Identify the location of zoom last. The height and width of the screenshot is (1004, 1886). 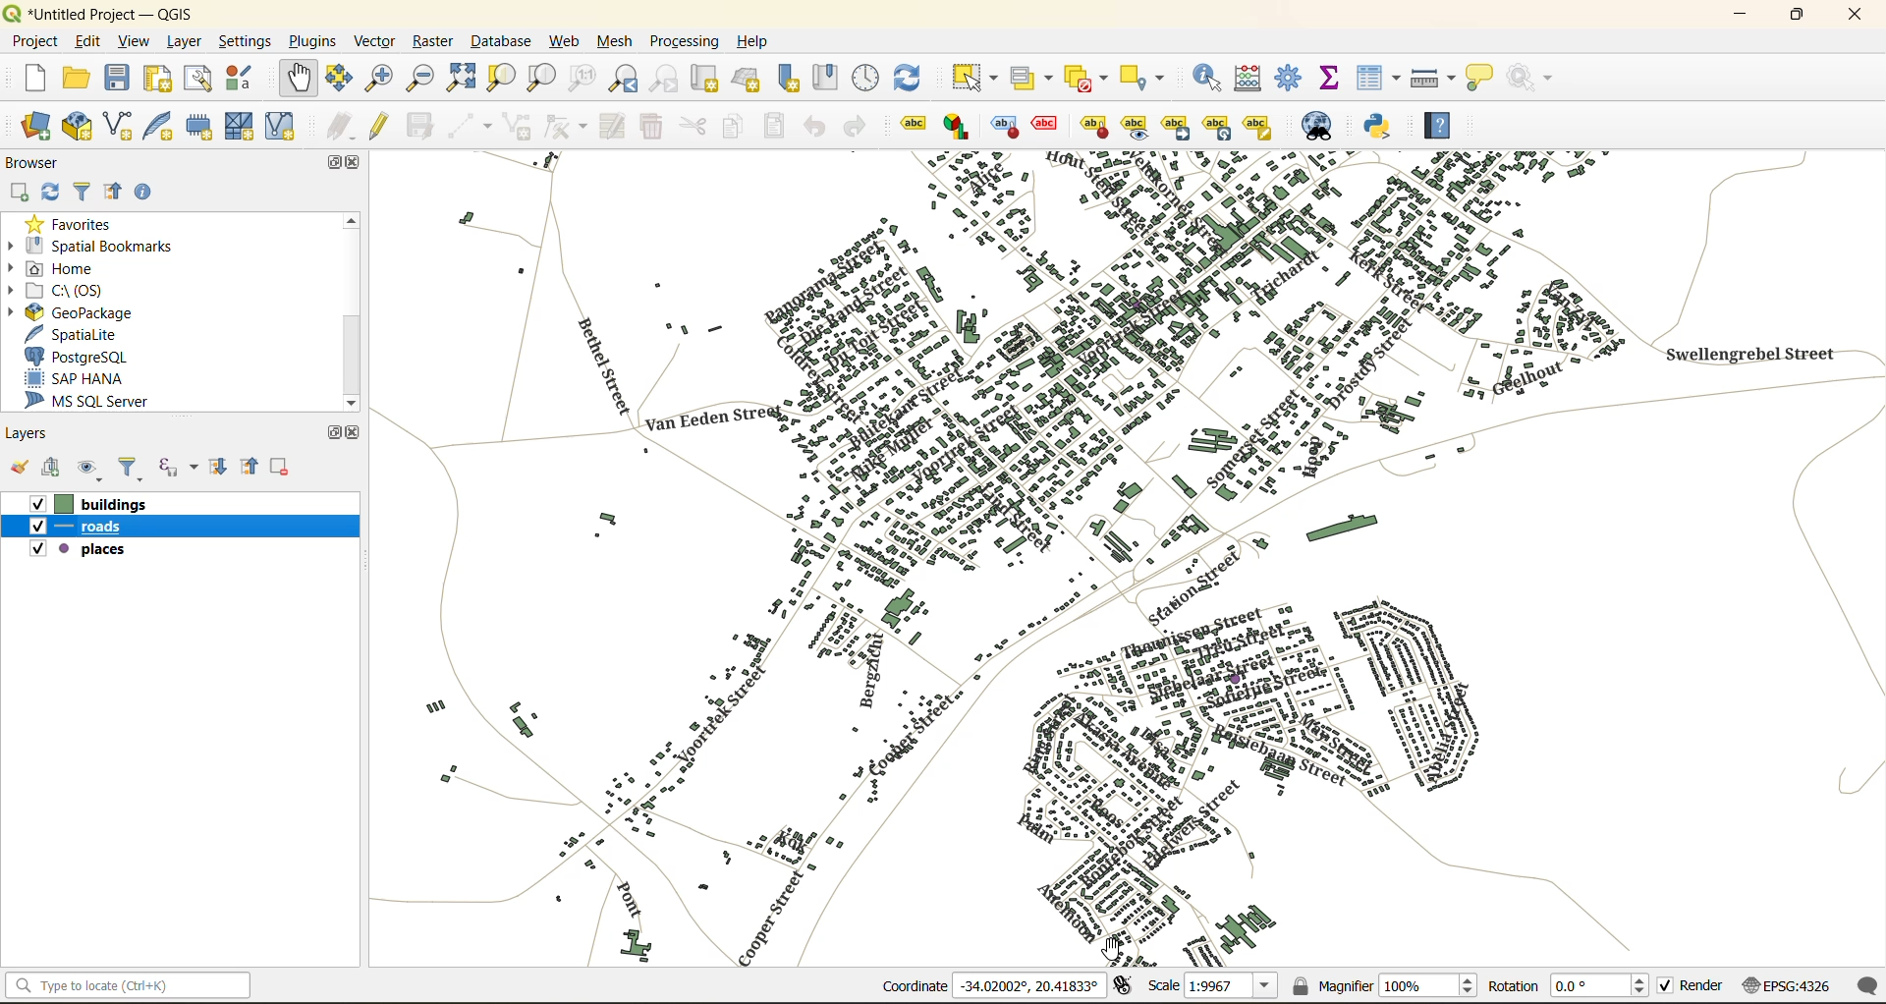
(624, 77).